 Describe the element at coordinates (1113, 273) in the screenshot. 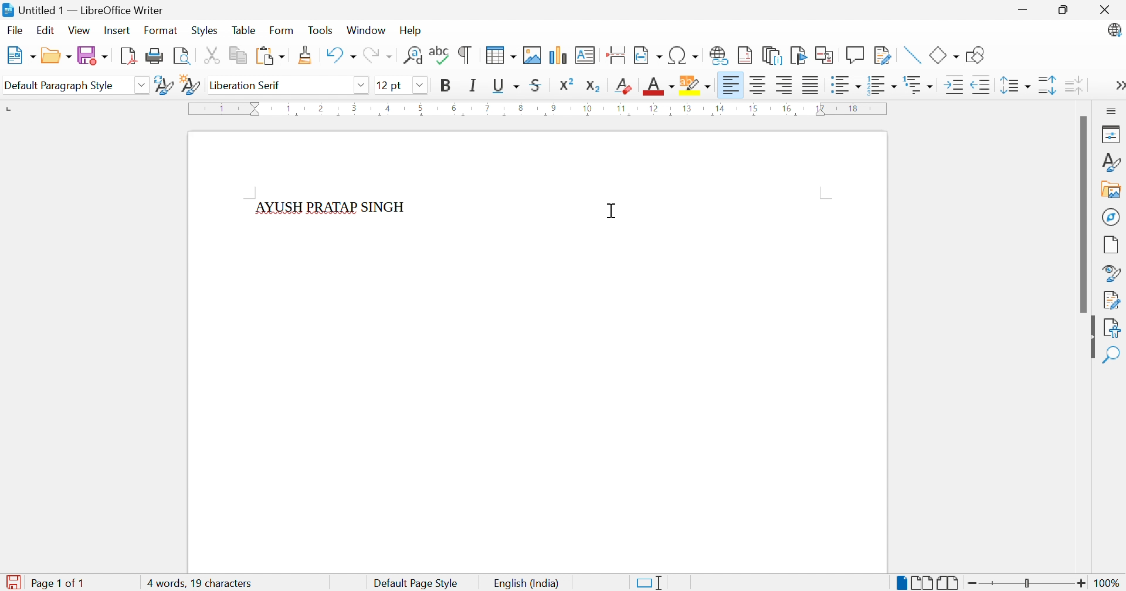

I see `Style Inspector` at that location.